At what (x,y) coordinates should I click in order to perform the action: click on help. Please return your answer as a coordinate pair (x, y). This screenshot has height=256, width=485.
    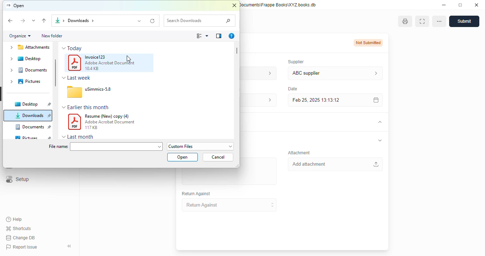
    Looking at the image, I should click on (14, 219).